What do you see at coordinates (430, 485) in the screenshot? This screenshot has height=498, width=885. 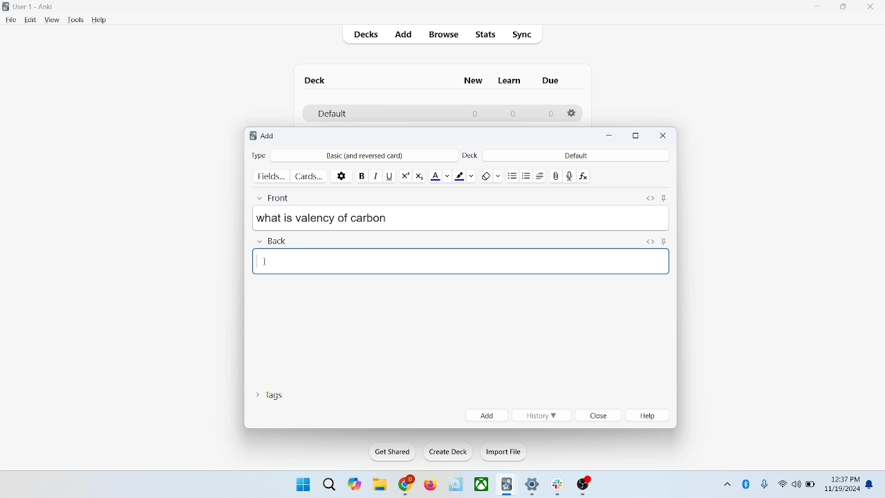 I see `firefox` at bounding box center [430, 485].